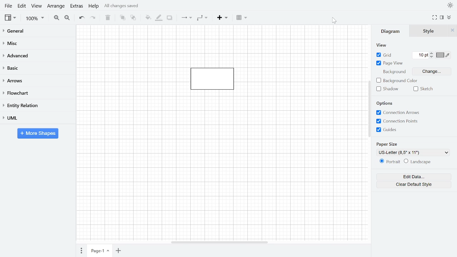 This screenshot has width=457, height=257. Describe the element at coordinates (432, 53) in the screenshot. I see `iNCREASE GRID PT` at that location.